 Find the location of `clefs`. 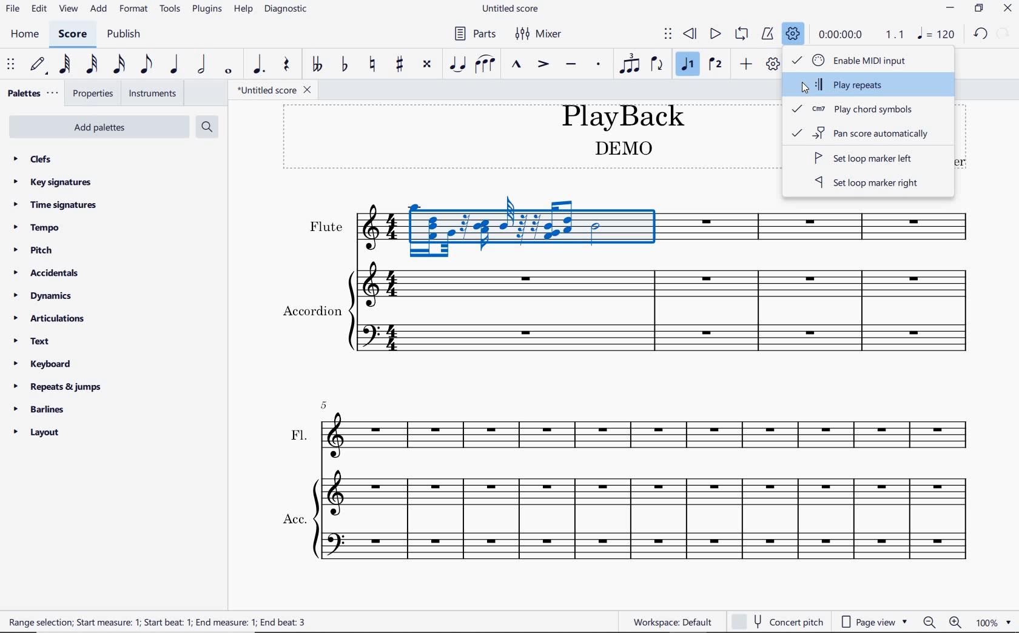

clefs is located at coordinates (39, 158).